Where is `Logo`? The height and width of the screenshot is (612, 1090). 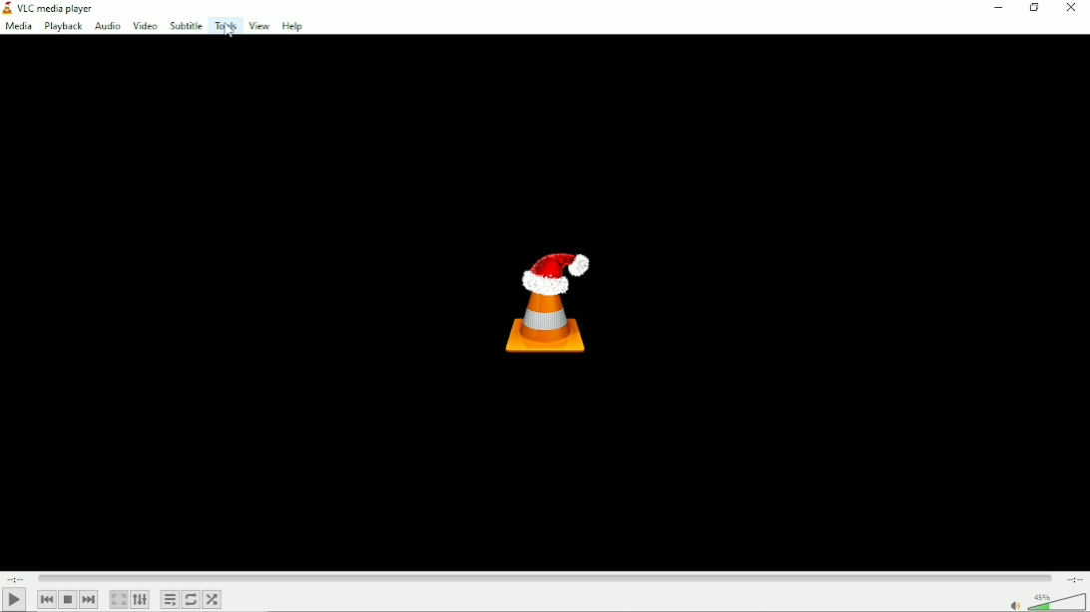
Logo is located at coordinates (549, 301).